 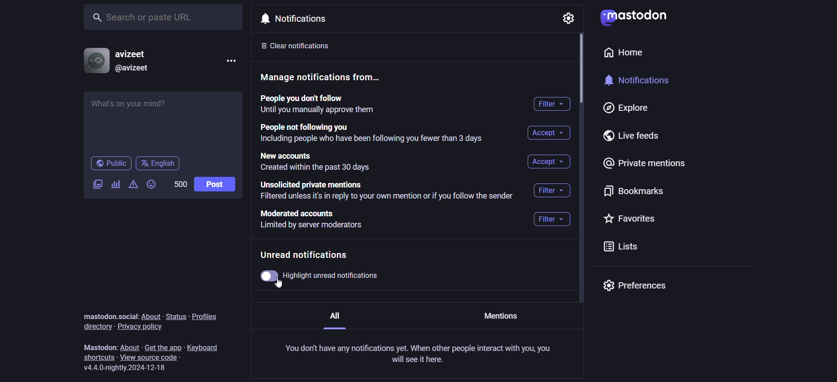 What do you see at coordinates (175, 316) in the screenshot?
I see `status` at bounding box center [175, 316].